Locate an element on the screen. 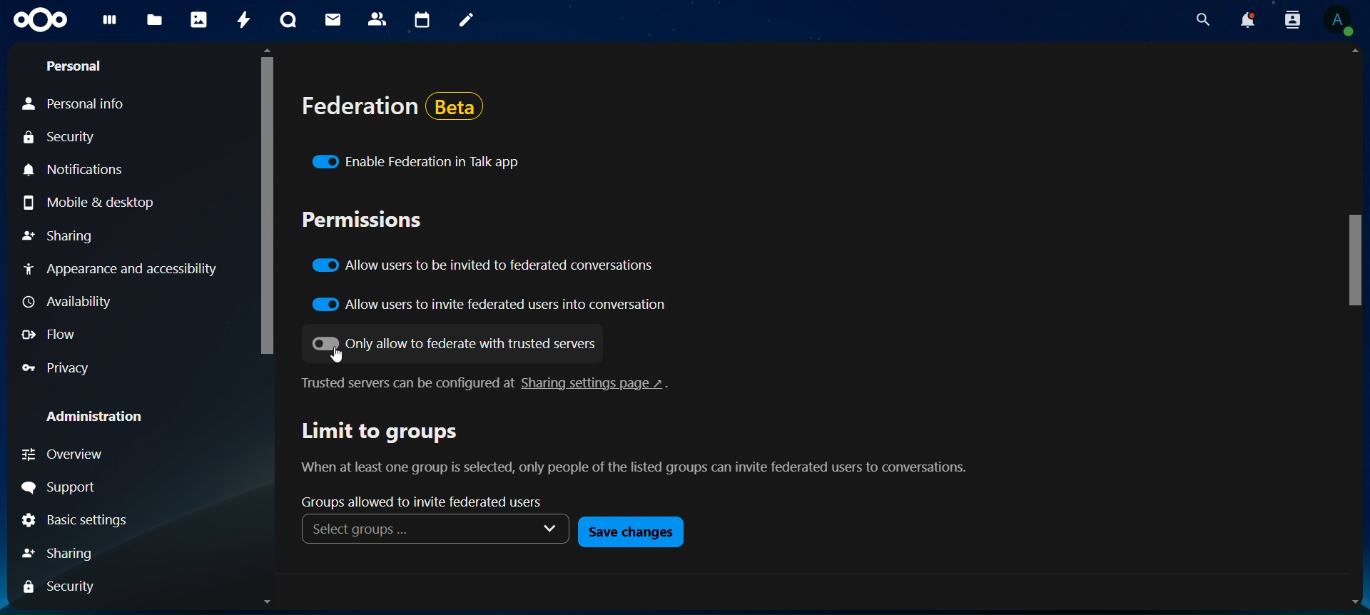  search contacts is located at coordinates (1290, 20).